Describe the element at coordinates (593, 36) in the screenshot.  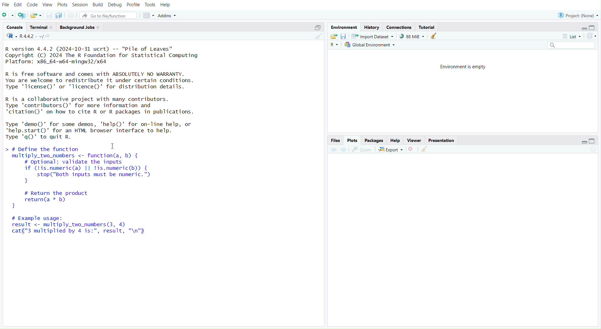
I see `Refresh the list of objects in the environment` at that location.